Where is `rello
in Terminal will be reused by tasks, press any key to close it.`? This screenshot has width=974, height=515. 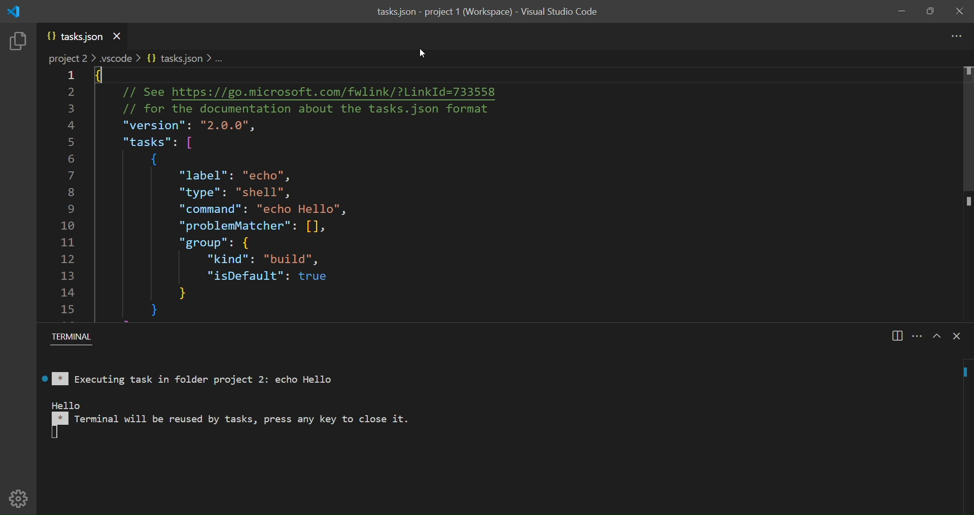 rello
in Terminal will be reused by tasks, press any key to close it. is located at coordinates (238, 426).